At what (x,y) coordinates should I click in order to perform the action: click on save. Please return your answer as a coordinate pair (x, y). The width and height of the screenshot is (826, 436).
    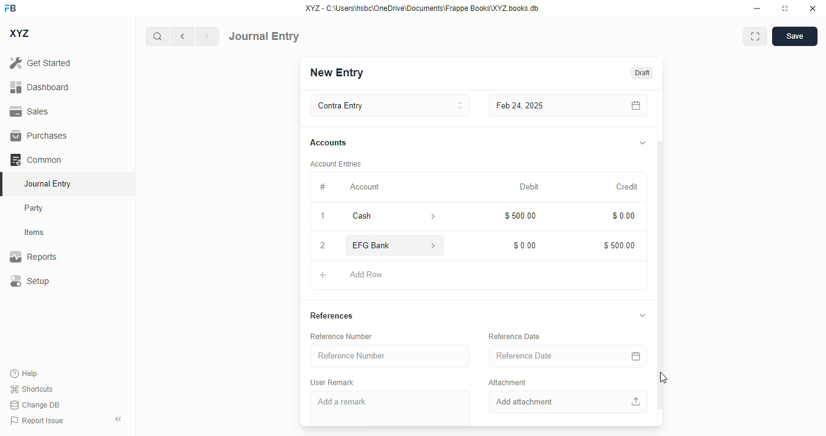
    Looking at the image, I should click on (795, 36).